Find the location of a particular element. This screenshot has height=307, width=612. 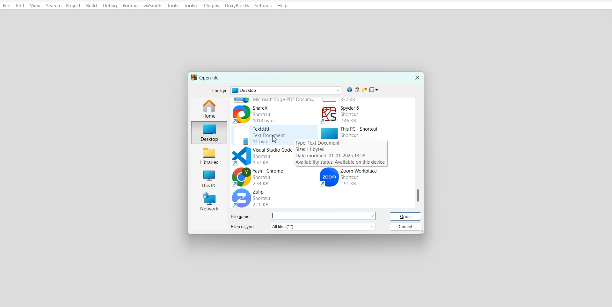

DoxyBlocks is located at coordinates (237, 6).